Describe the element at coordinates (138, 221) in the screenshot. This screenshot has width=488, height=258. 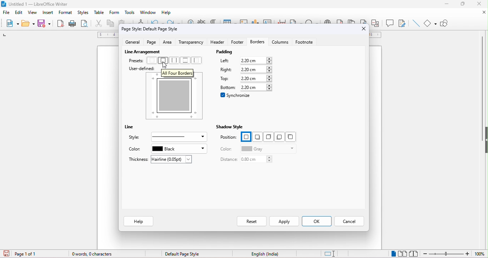
I see `help` at that location.